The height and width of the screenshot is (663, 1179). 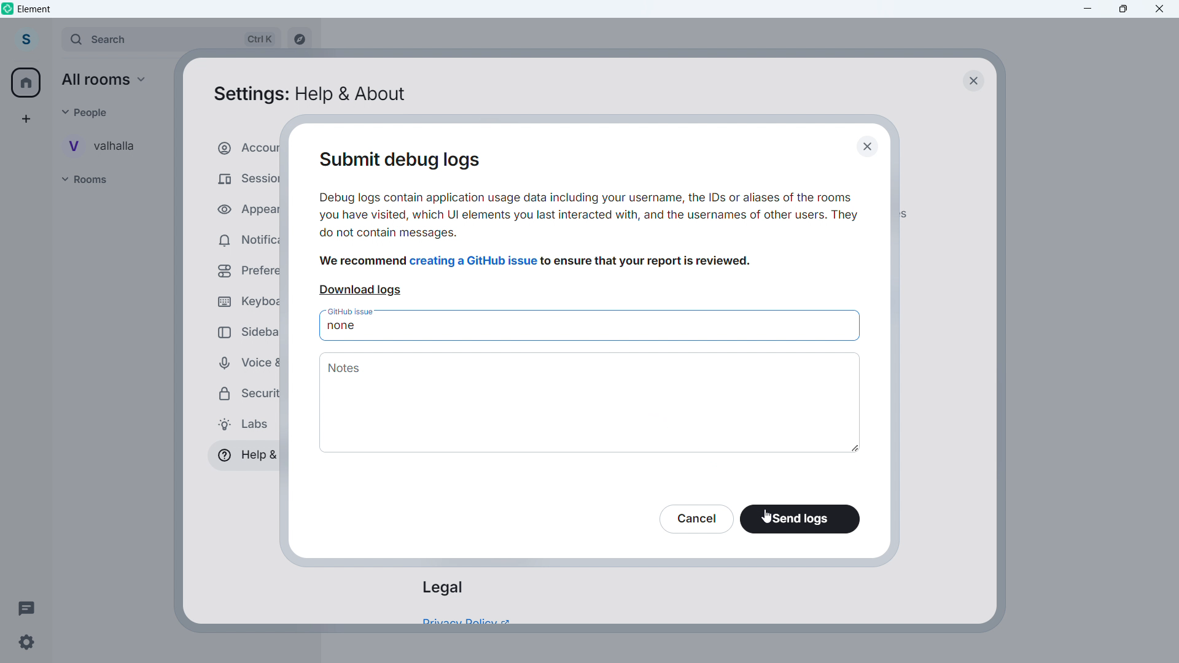 I want to click on legal , so click(x=442, y=587).